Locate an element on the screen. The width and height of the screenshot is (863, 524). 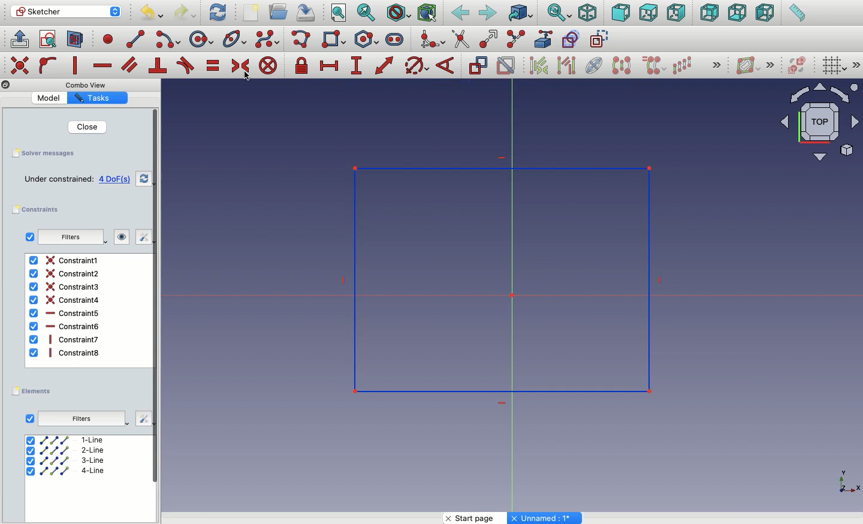
constraints is located at coordinates (38, 210).